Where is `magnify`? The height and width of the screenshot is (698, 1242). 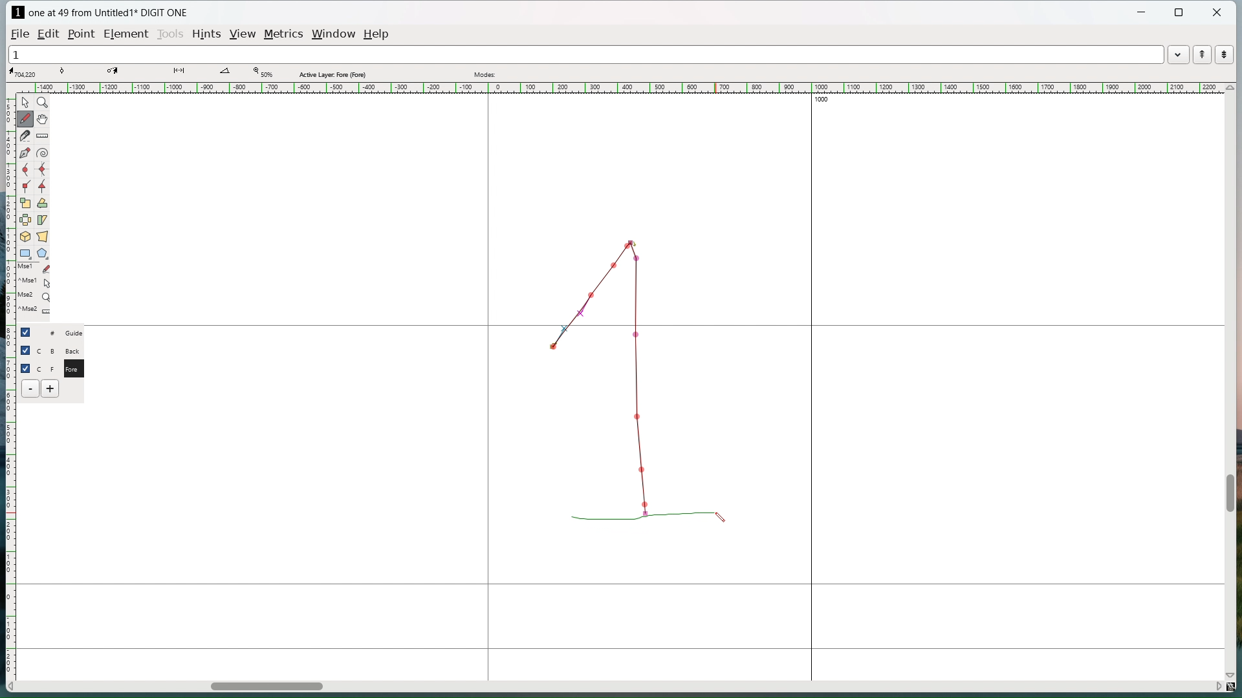
magnify is located at coordinates (43, 102).